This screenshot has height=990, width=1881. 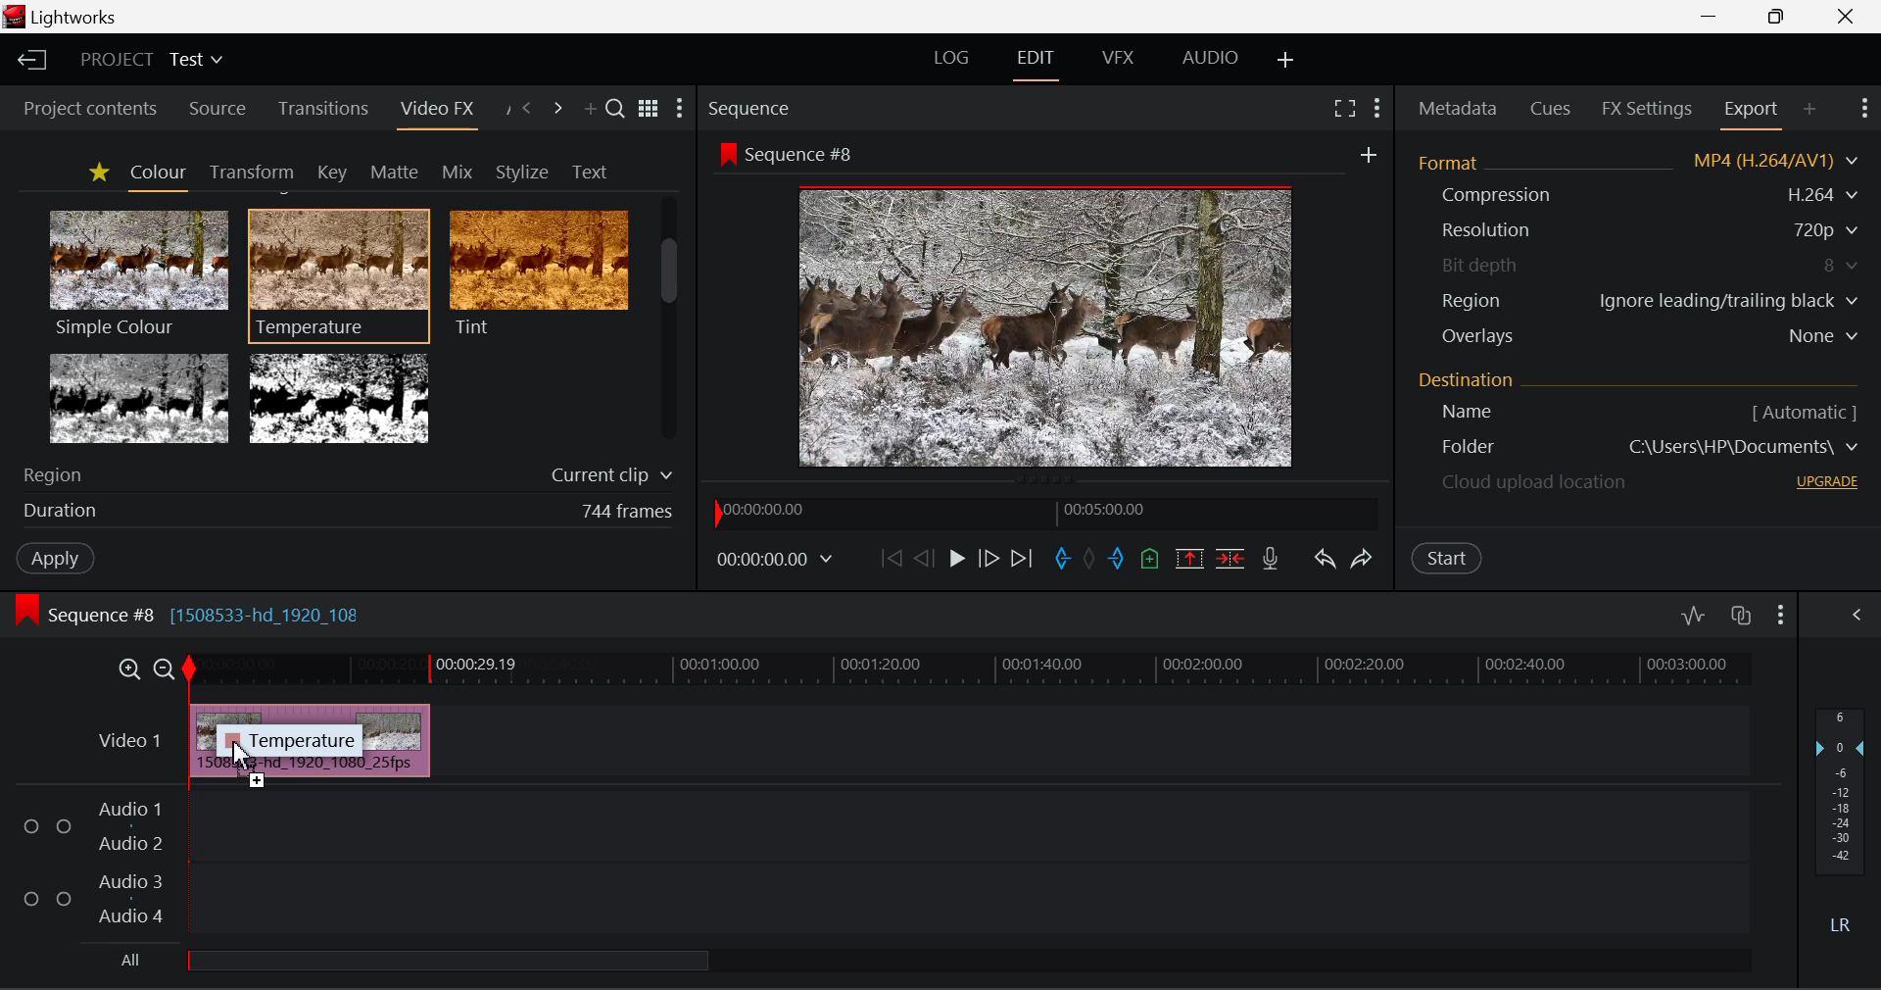 What do you see at coordinates (1535, 485) in the screenshot?
I see `Cloud upload location - upgrade` at bounding box center [1535, 485].